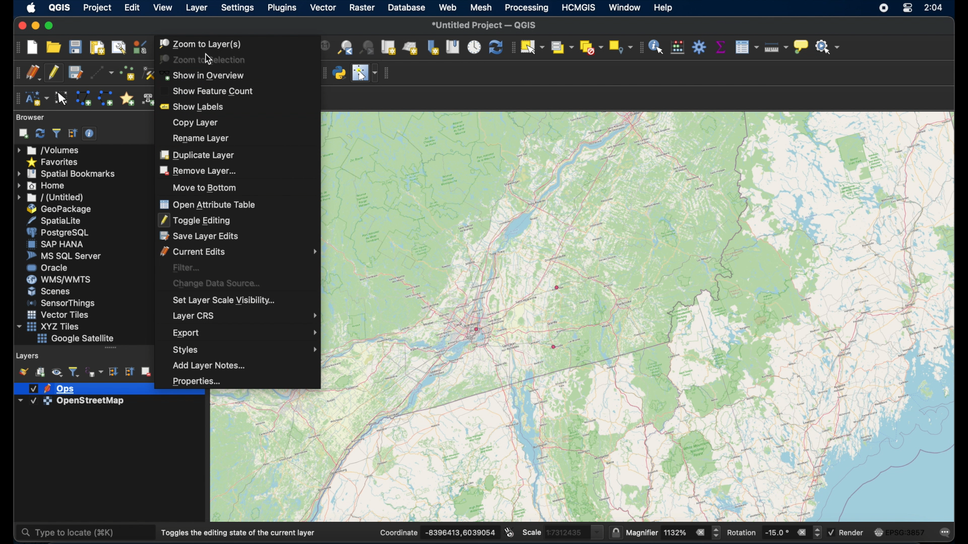 The height and width of the screenshot is (544, 968). Describe the element at coordinates (577, 8) in the screenshot. I see `HCMGIS` at that location.